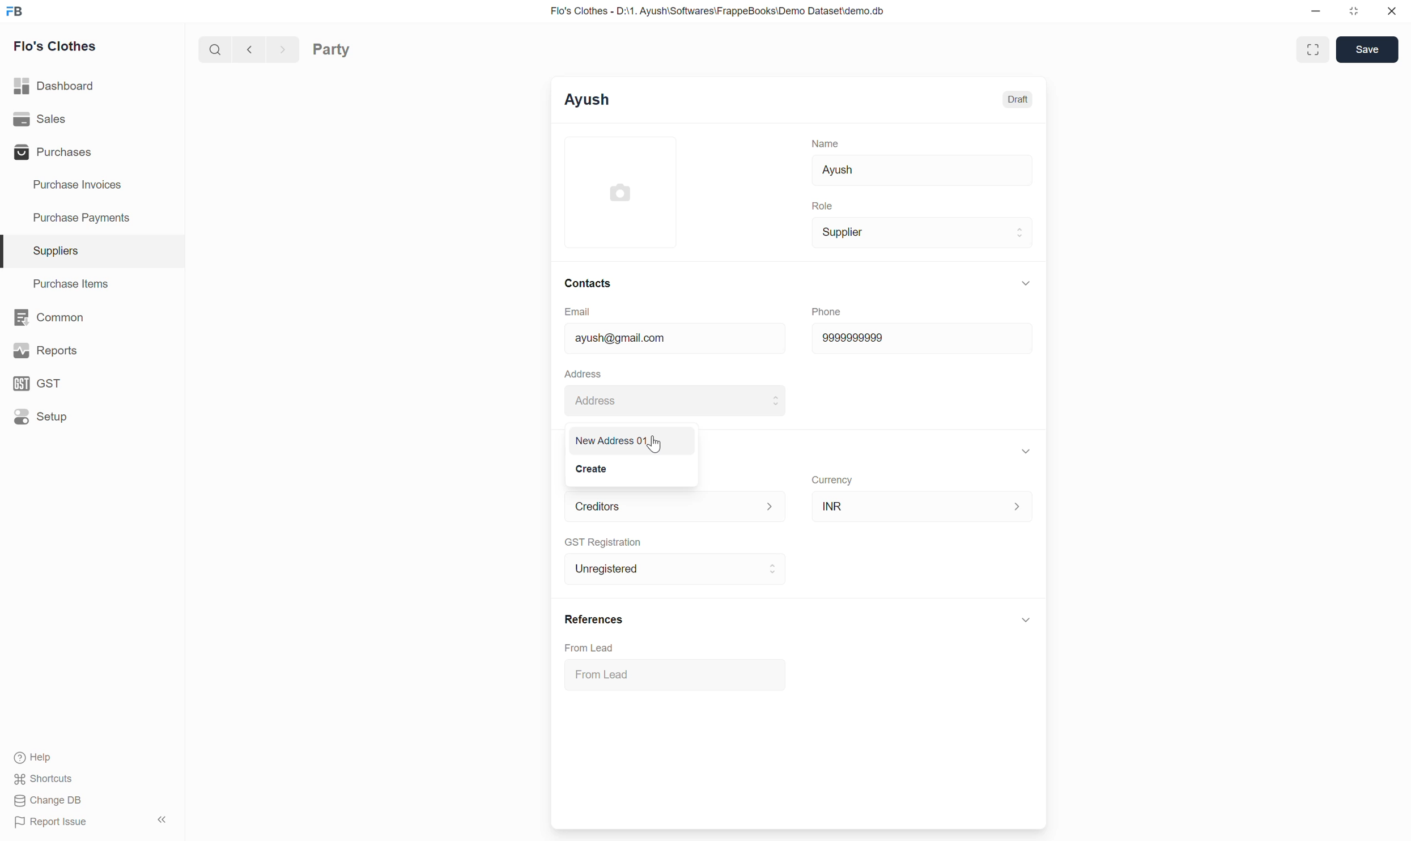 The image size is (1411, 841). Describe the element at coordinates (1312, 49) in the screenshot. I see `Toggle between form and full width` at that location.